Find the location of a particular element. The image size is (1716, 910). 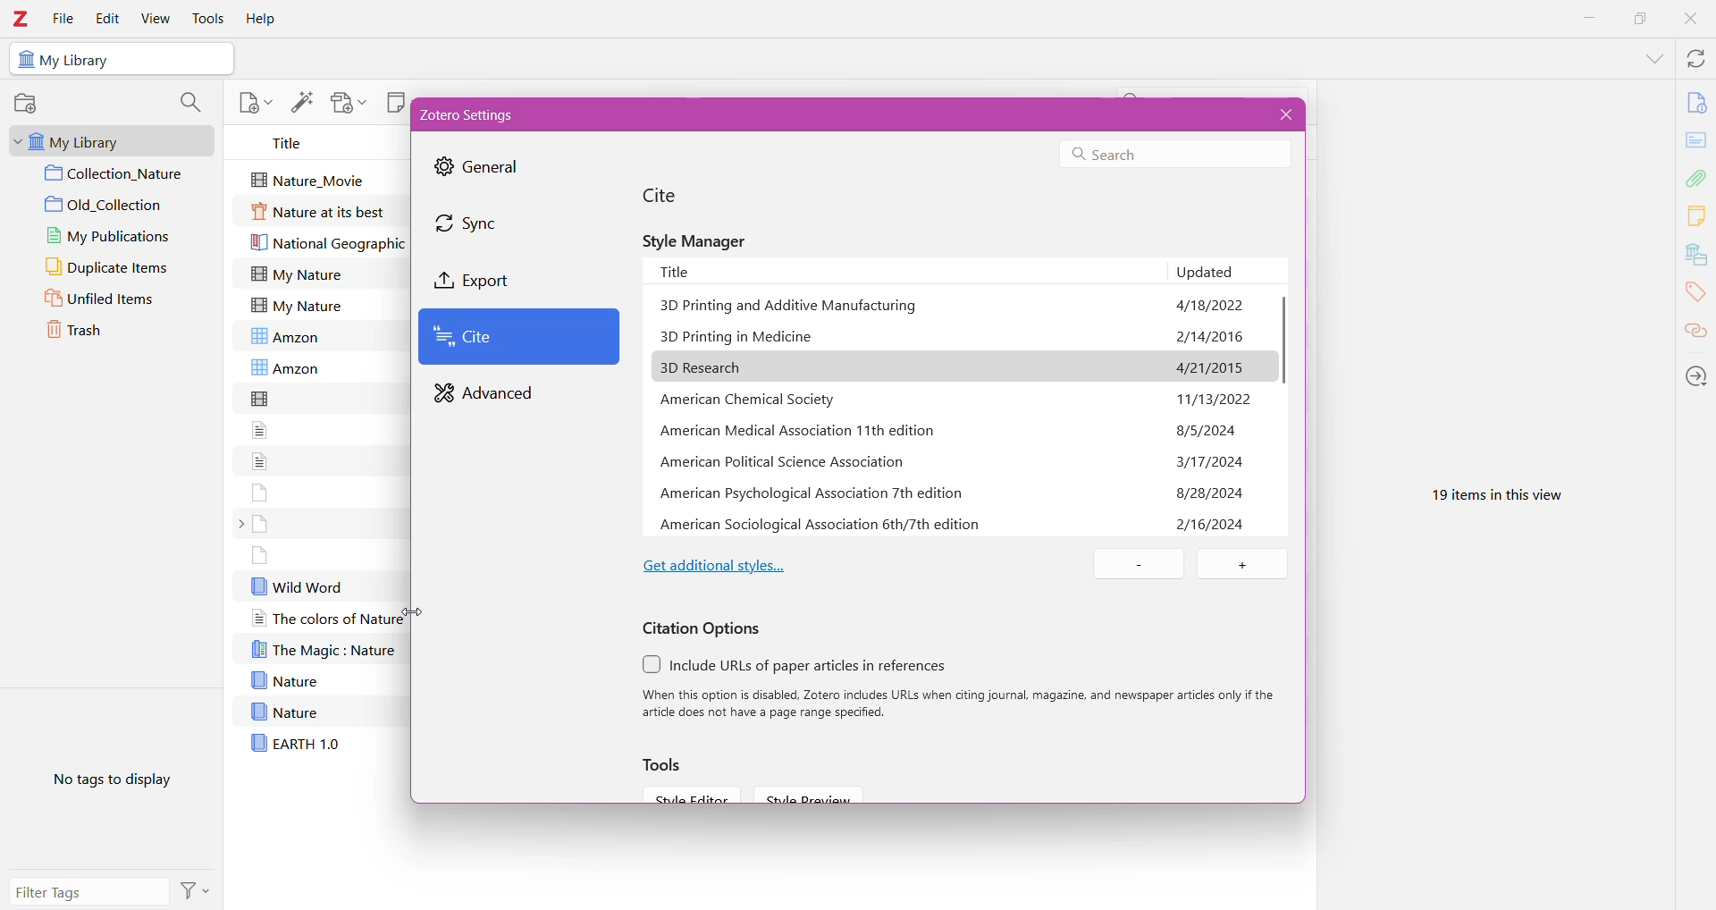

My Publications is located at coordinates (114, 235).